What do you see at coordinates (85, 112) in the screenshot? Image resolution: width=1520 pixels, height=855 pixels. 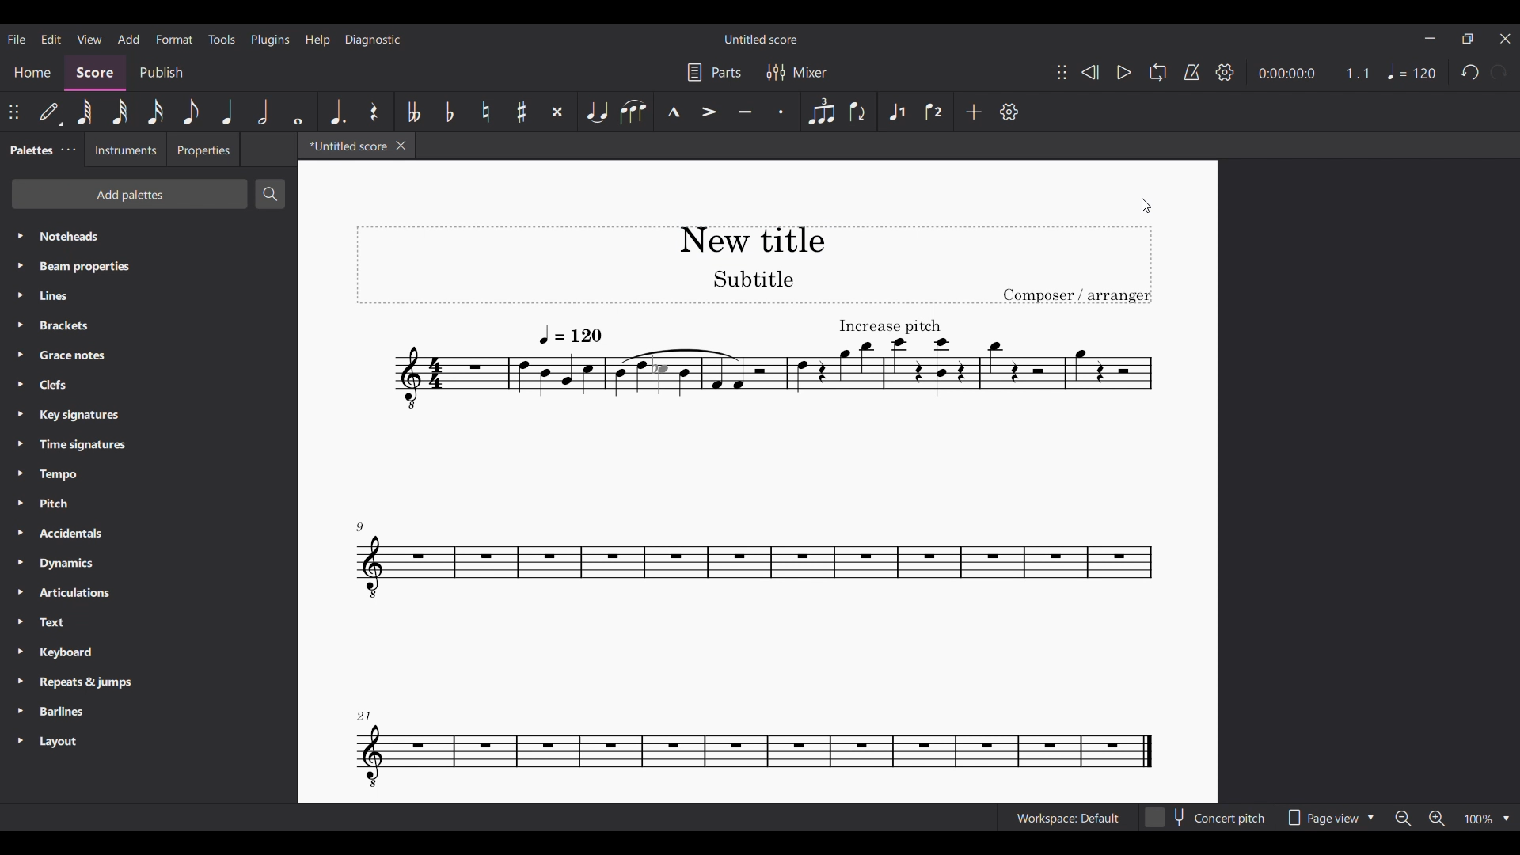 I see `64th note` at bounding box center [85, 112].